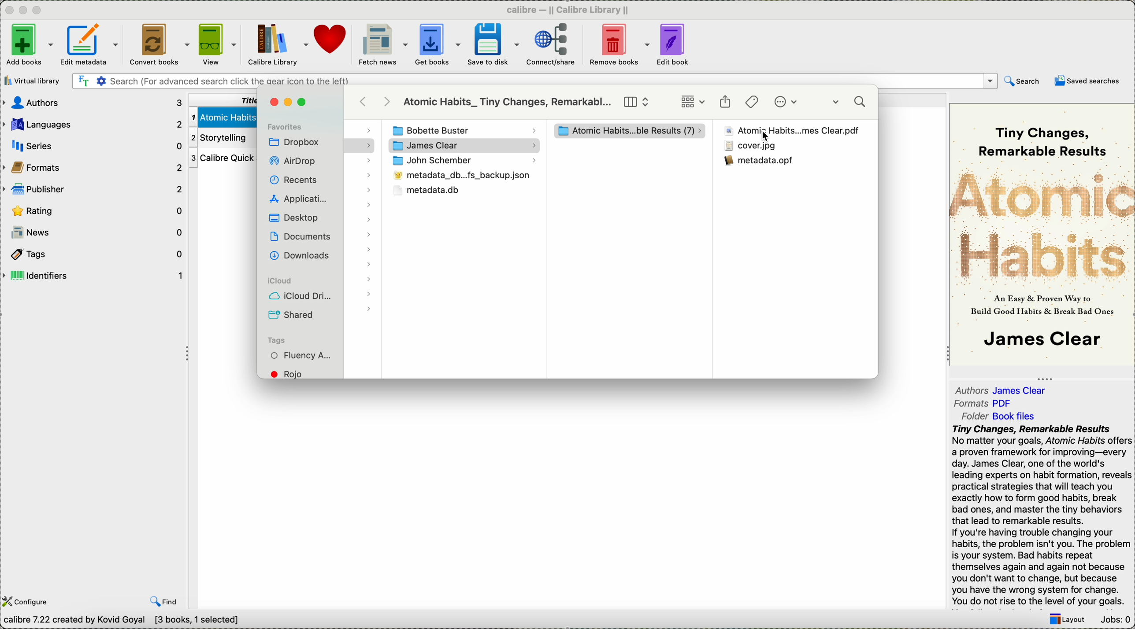 The image size is (1135, 629). What do you see at coordinates (465, 146) in the screenshot?
I see `james clear` at bounding box center [465, 146].